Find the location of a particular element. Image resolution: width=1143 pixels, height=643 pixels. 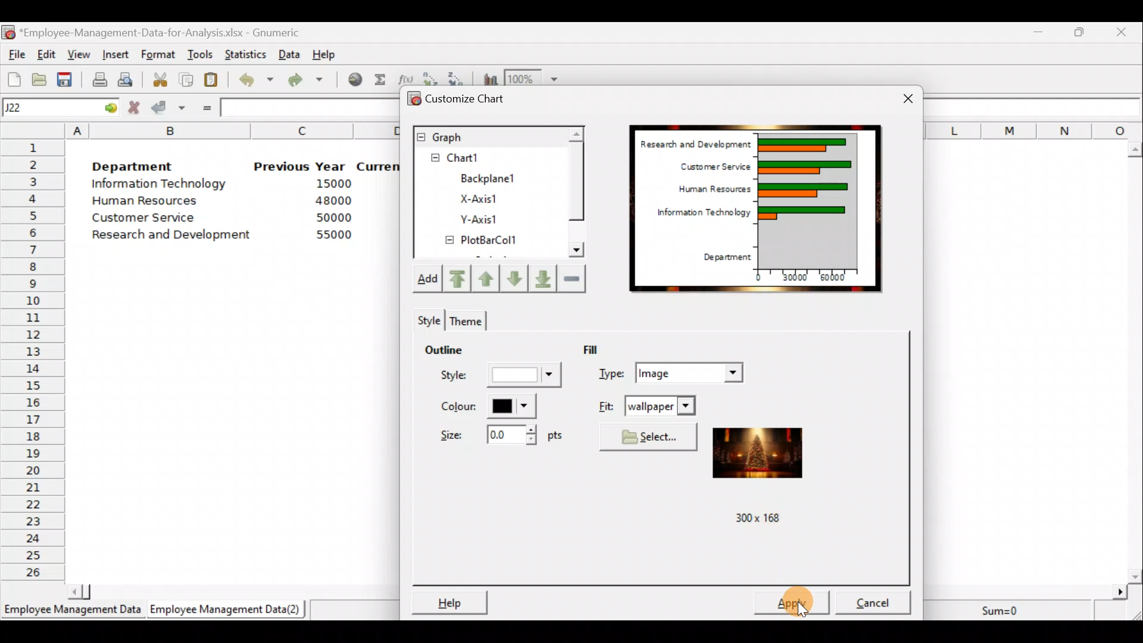

Tools is located at coordinates (200, 53).